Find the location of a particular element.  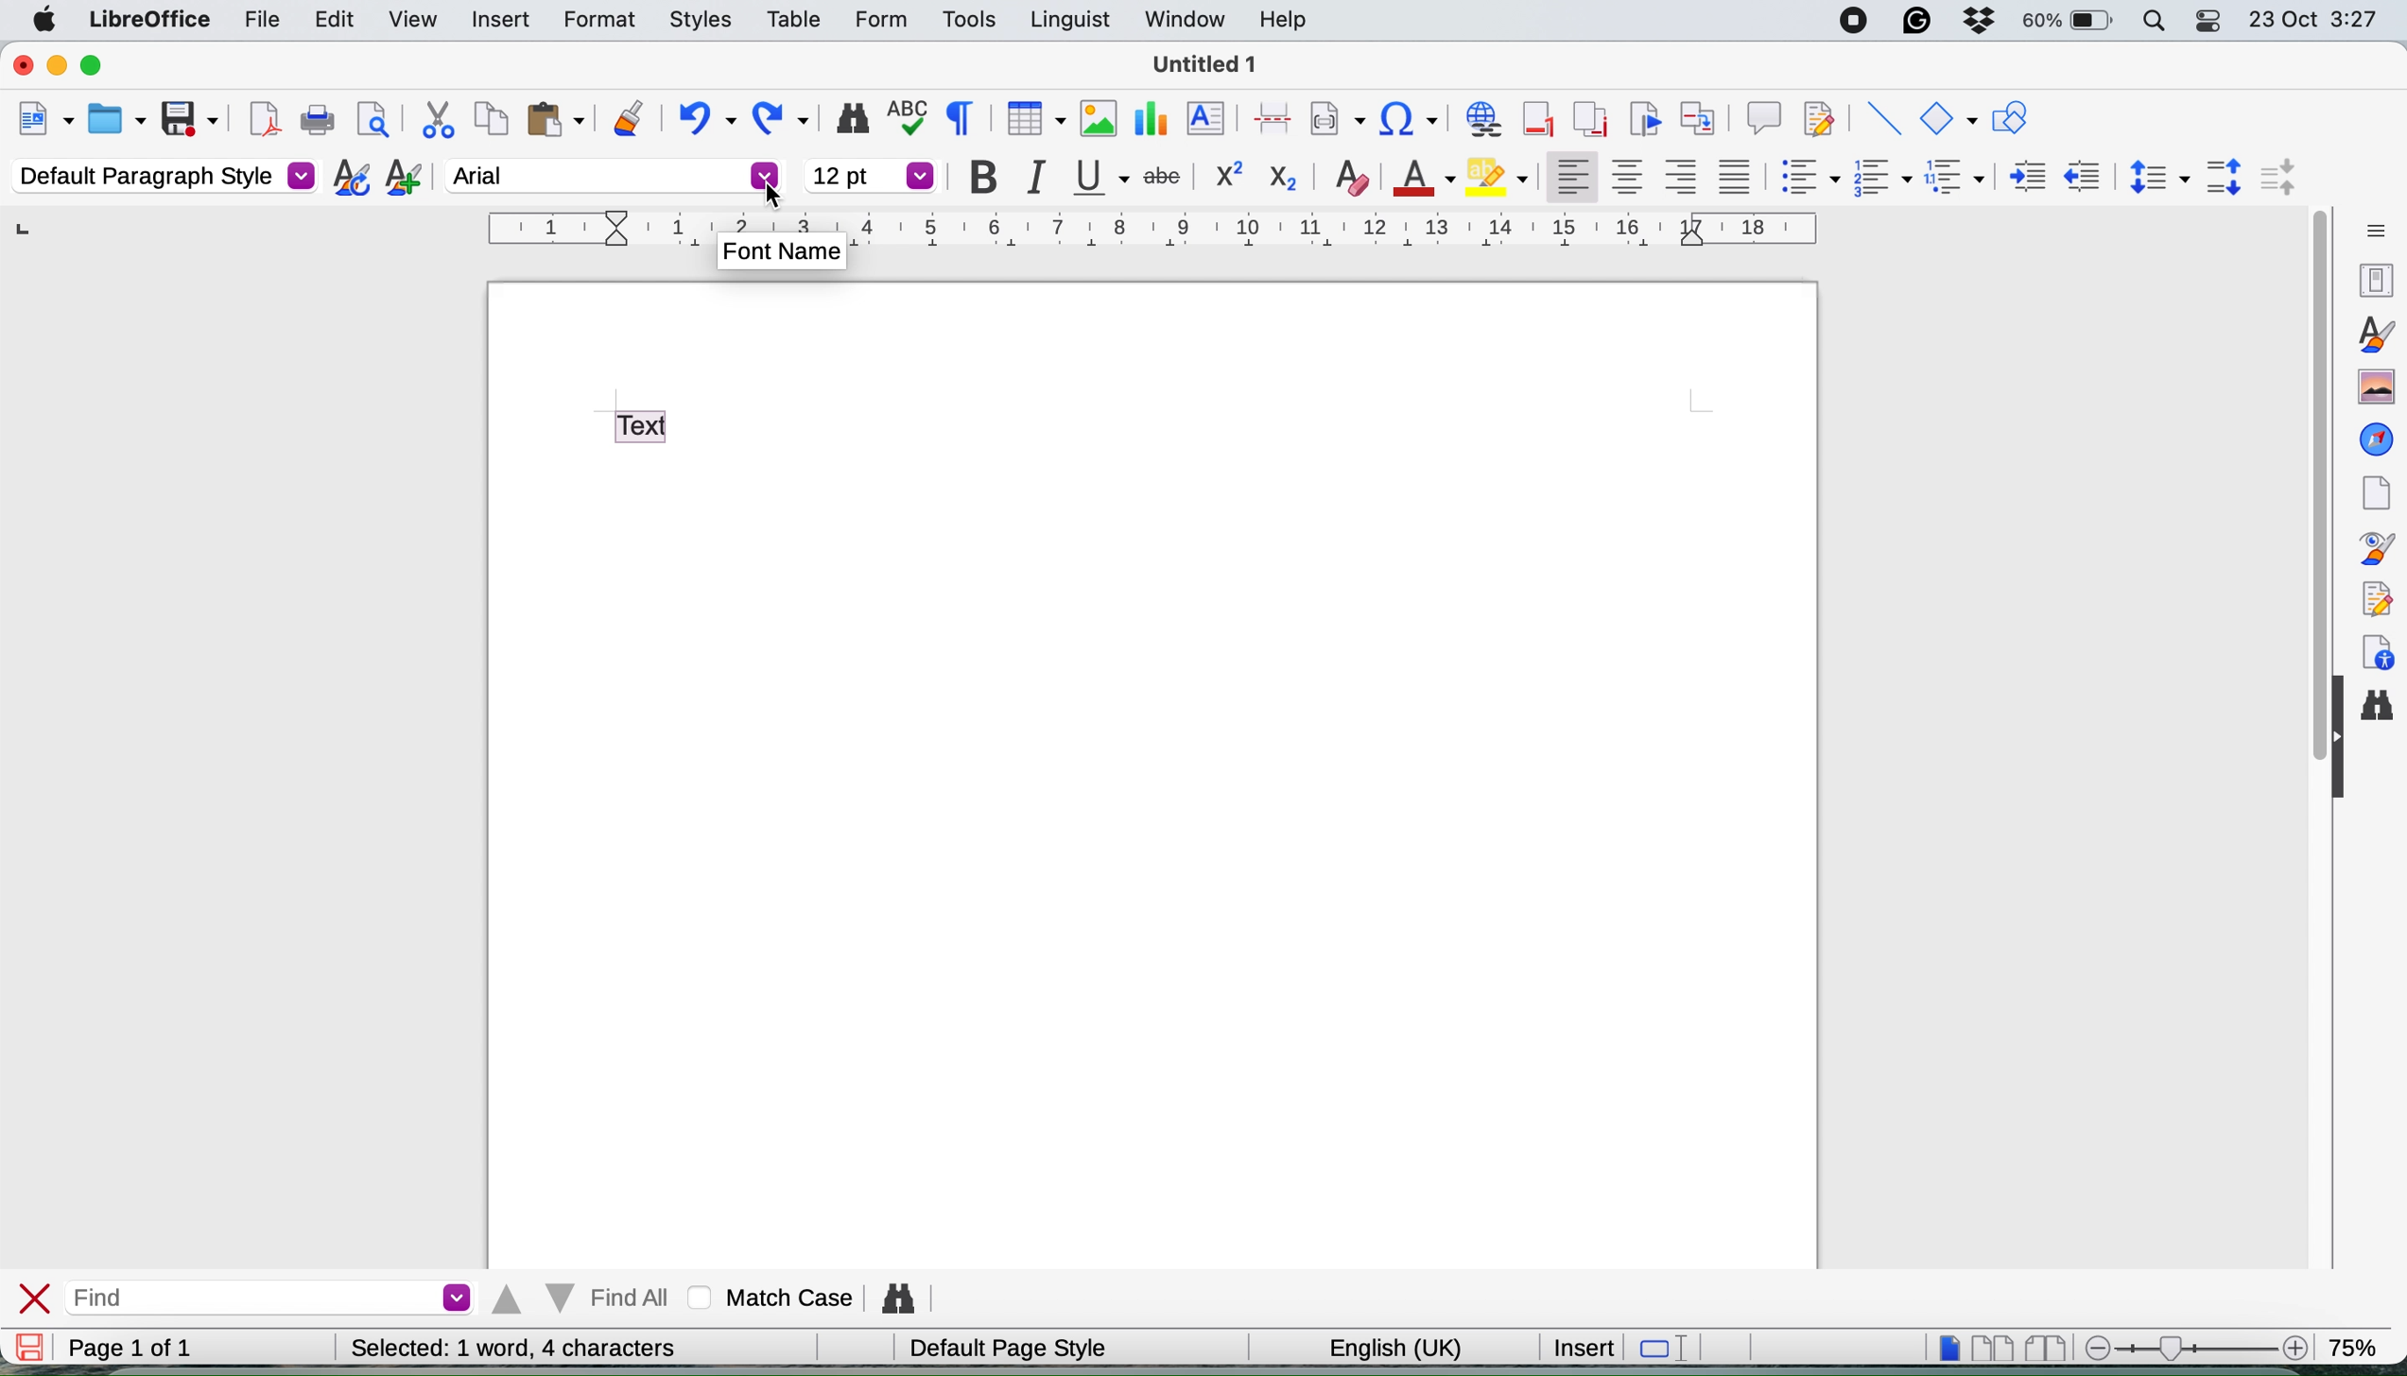

vertical scroll bar is located at coordinates (2311, 439).